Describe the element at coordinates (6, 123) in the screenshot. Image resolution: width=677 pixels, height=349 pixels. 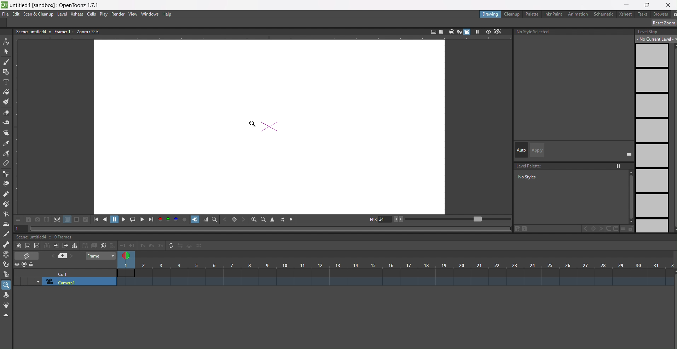
I see `tape tool` at that location.